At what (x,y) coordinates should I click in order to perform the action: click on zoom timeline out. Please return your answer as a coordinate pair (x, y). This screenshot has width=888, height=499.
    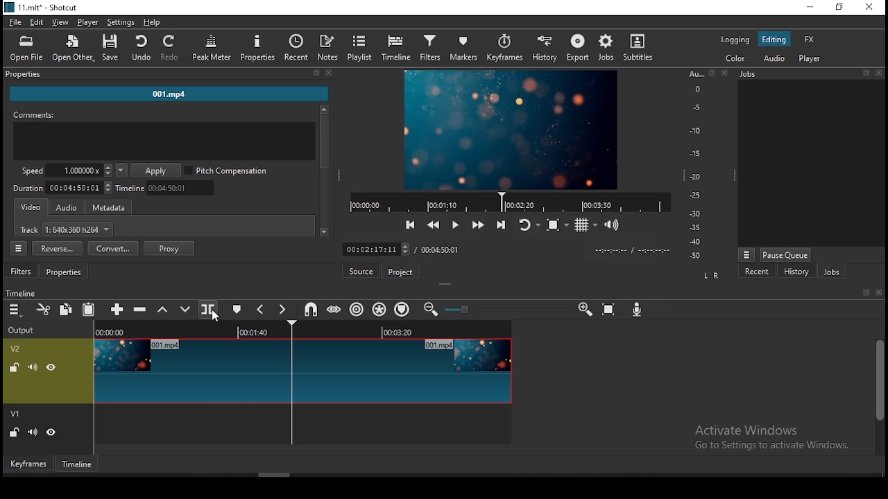
    Looking at the image, I should click on (430, 309).